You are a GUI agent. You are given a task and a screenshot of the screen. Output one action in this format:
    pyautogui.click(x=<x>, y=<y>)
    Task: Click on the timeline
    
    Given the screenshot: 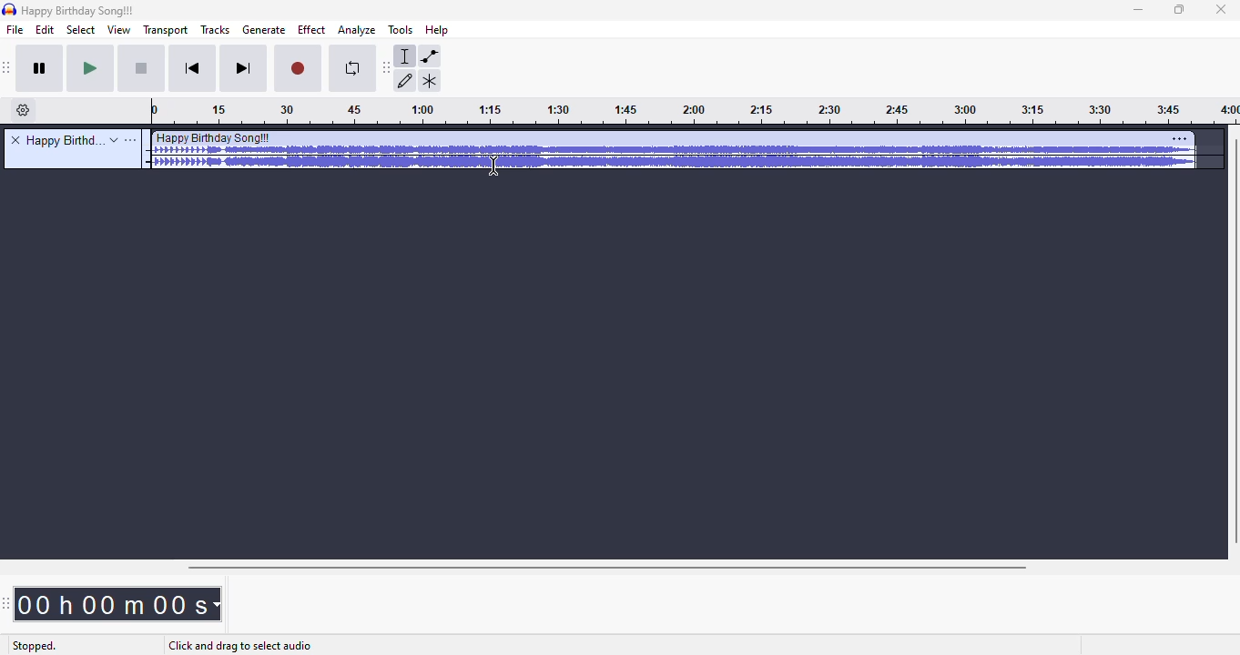 What is the action you would take?
    pyautogui.click(x=695, y=113)
    